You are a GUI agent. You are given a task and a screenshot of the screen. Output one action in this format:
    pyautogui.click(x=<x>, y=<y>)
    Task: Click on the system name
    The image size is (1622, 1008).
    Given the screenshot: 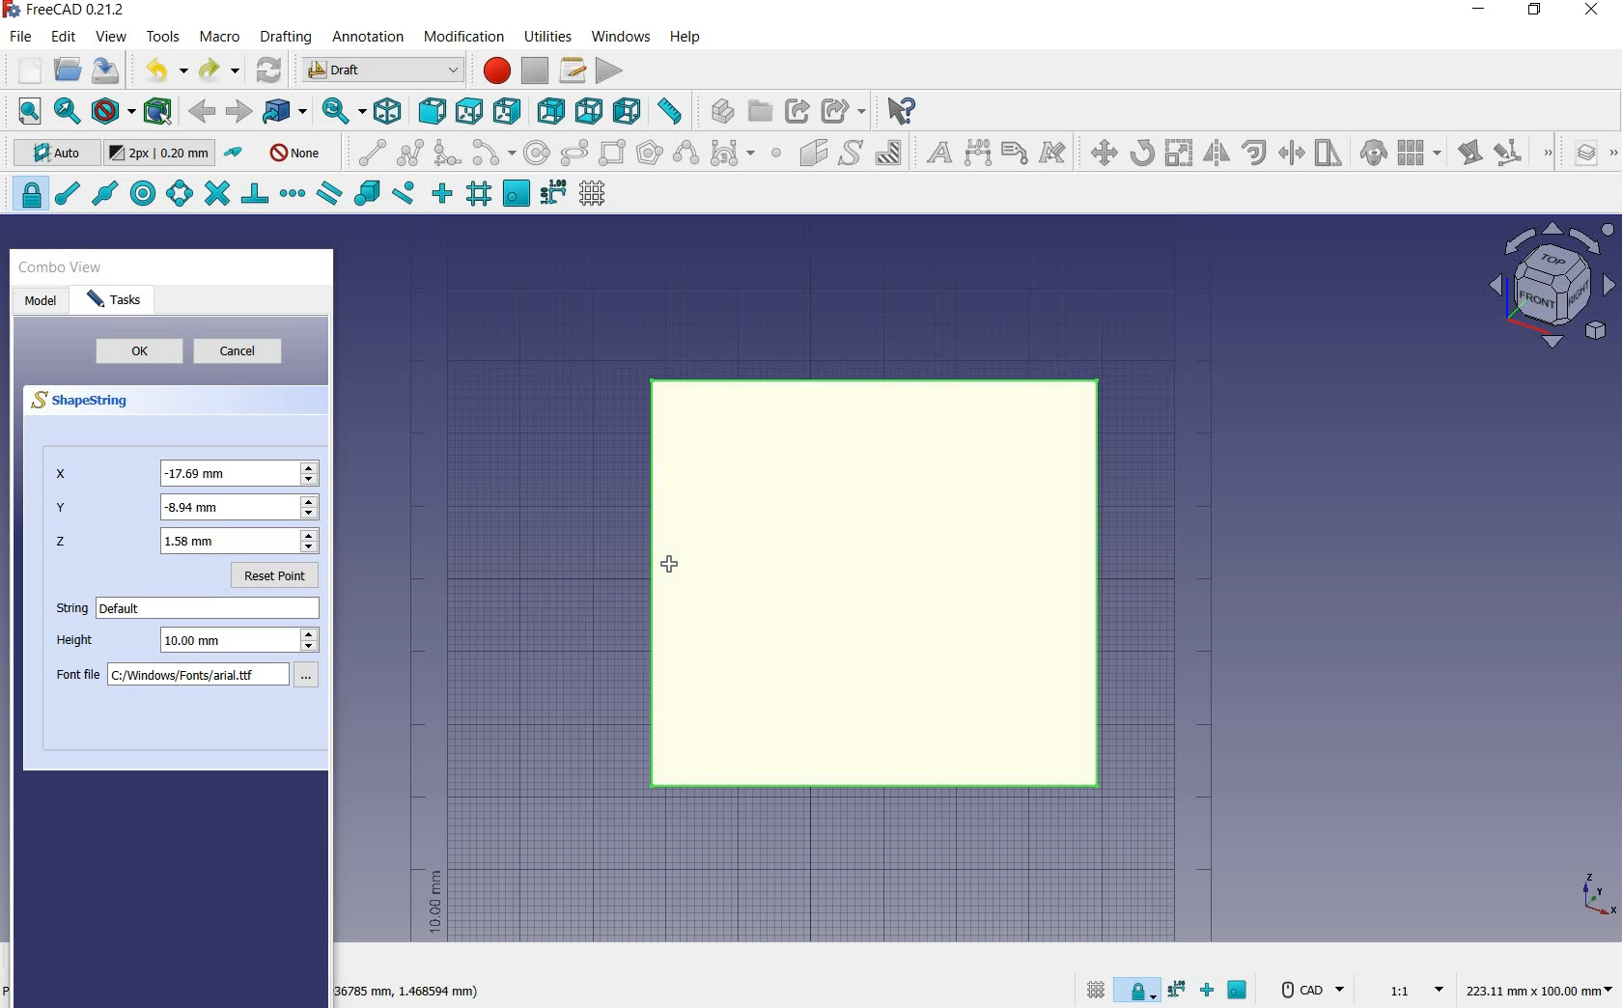 What is the action you would take?
    pyautogui.click(x=70, y=10)
    